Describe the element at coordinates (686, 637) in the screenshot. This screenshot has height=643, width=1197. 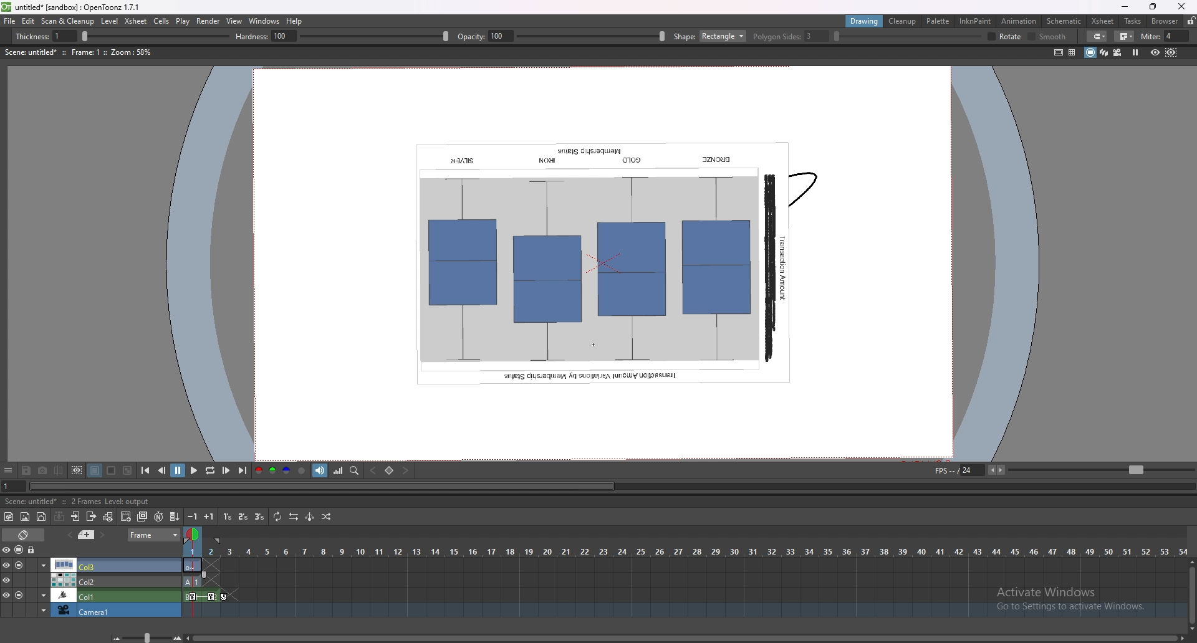
I see `scroll bar` at that location.